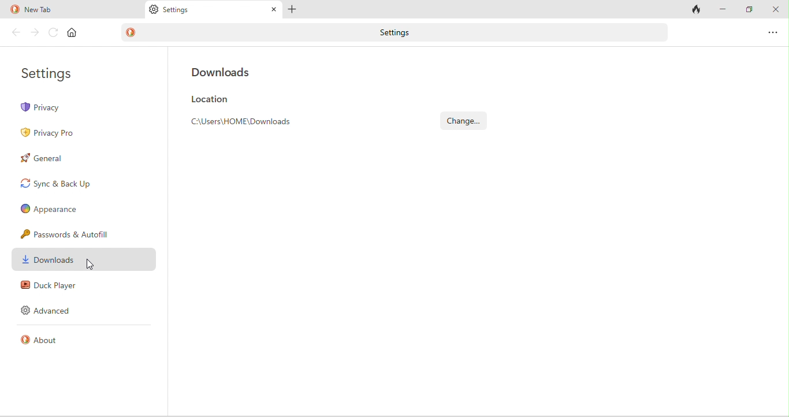 The image size is (789, 417). What do you see at coordinates (773, 36) in the screenshot?
I see `option` at bounding box center [773, 36].